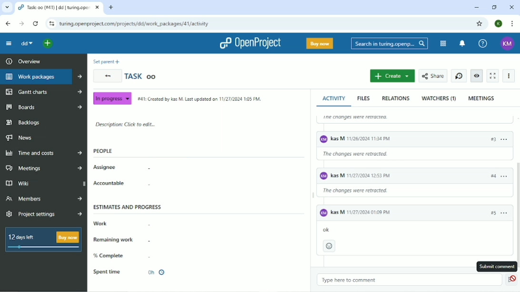 The height and width of the screenshot is (292, 520). What do you see at coordinates (58, 8) in the screenshot?
I see `All open | dd | turing.openproject.com` at bounding box center [58, 8].